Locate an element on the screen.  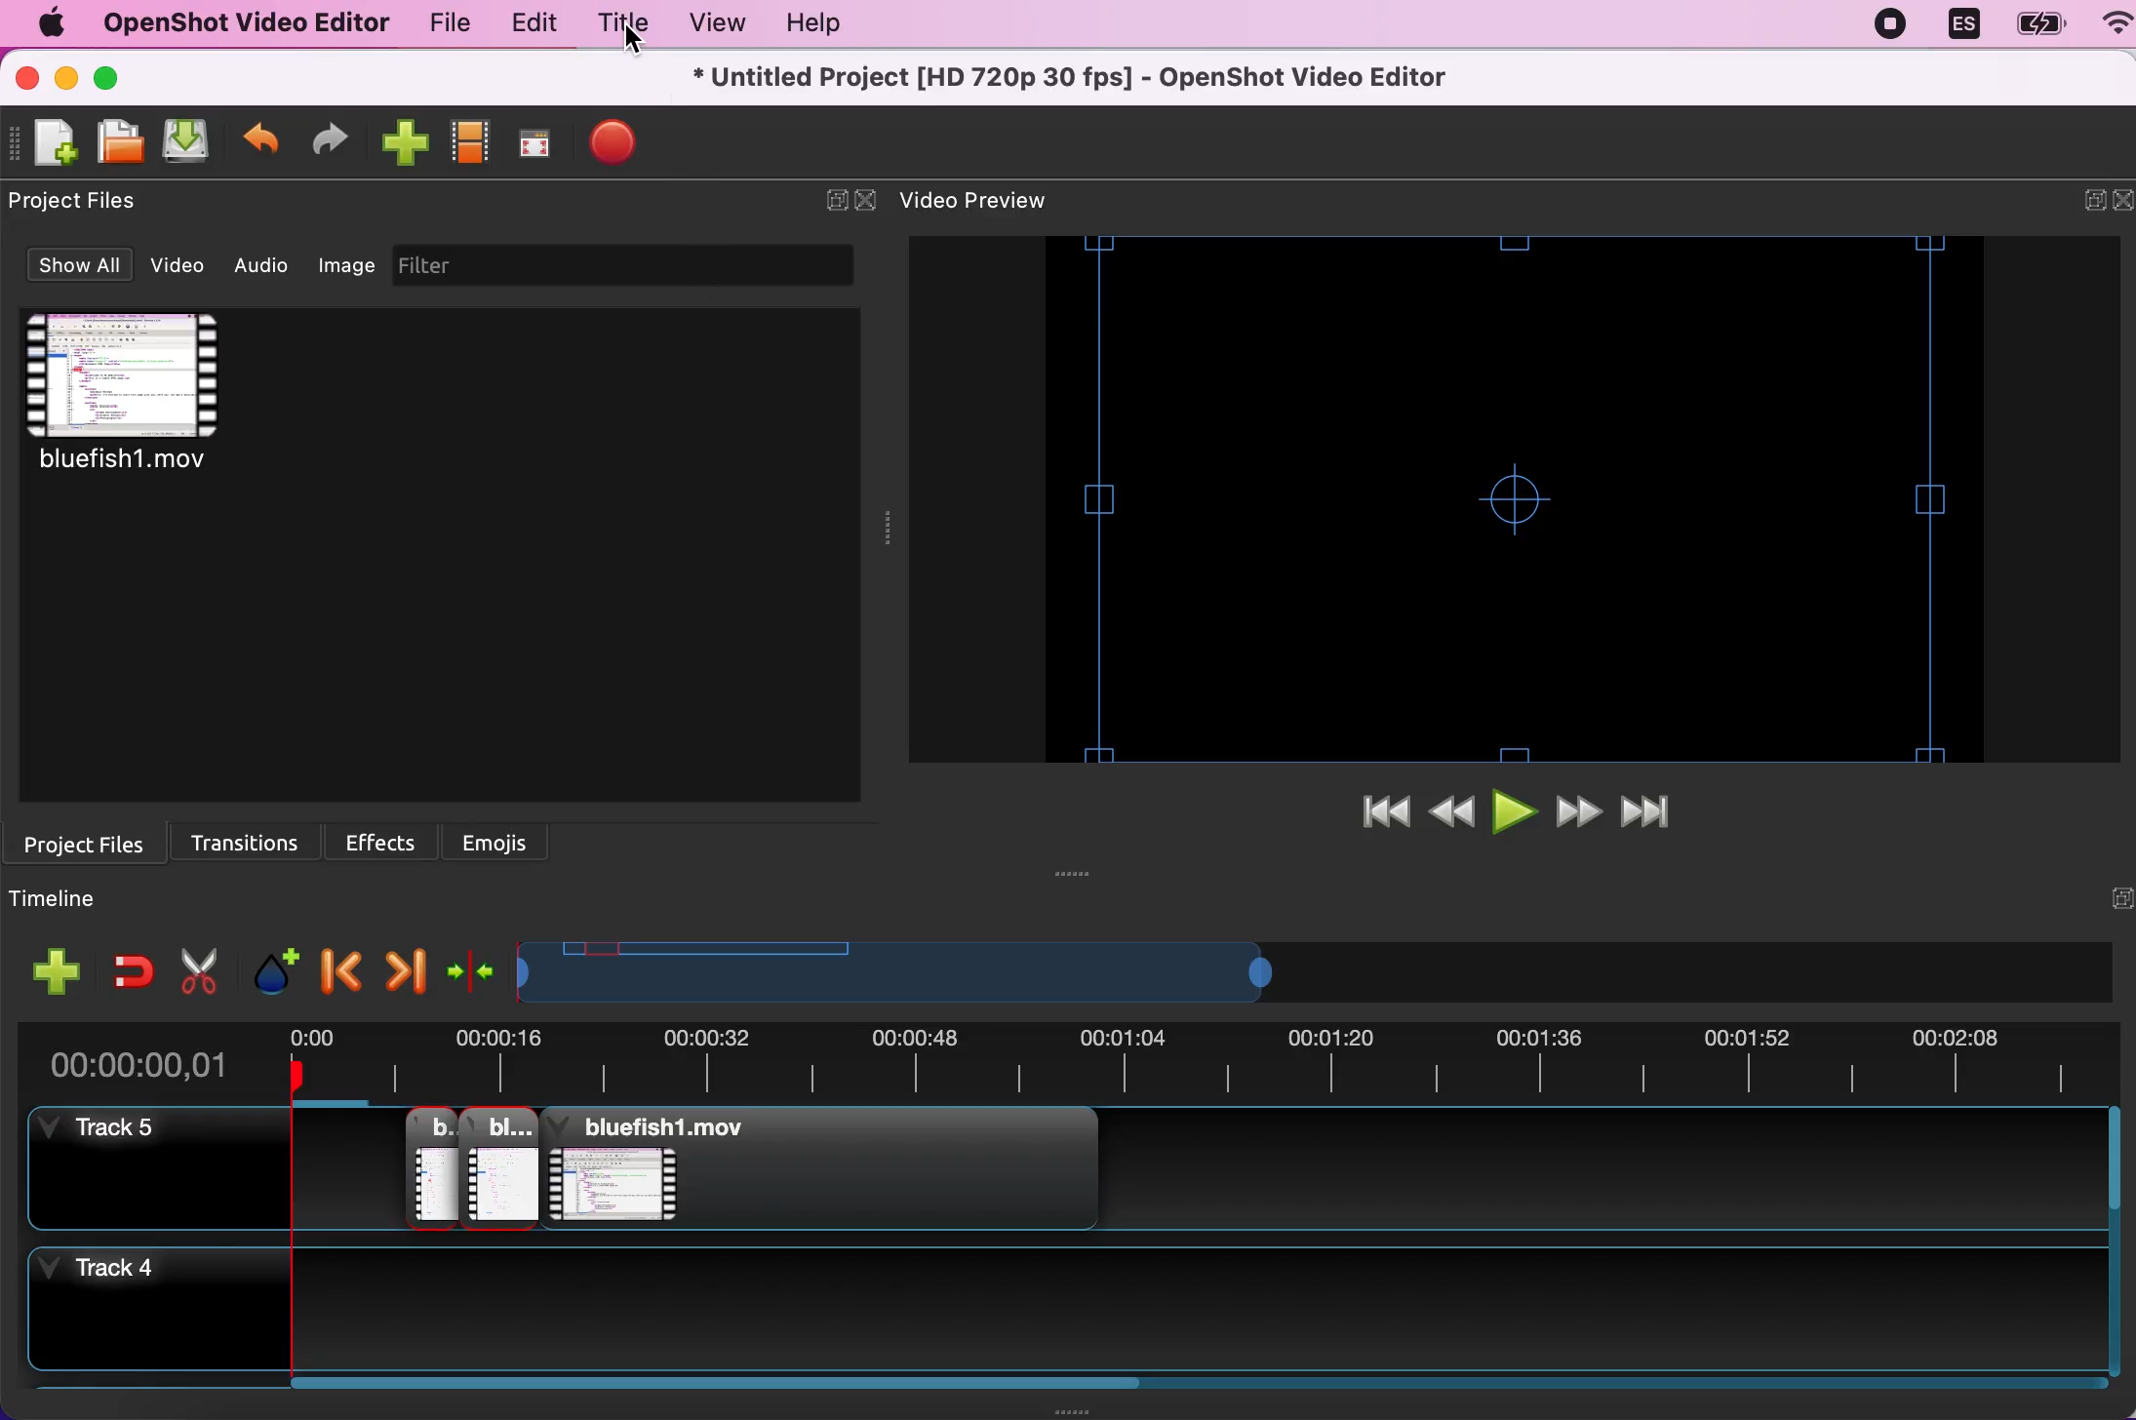
file is located at coordinates (443, 27).